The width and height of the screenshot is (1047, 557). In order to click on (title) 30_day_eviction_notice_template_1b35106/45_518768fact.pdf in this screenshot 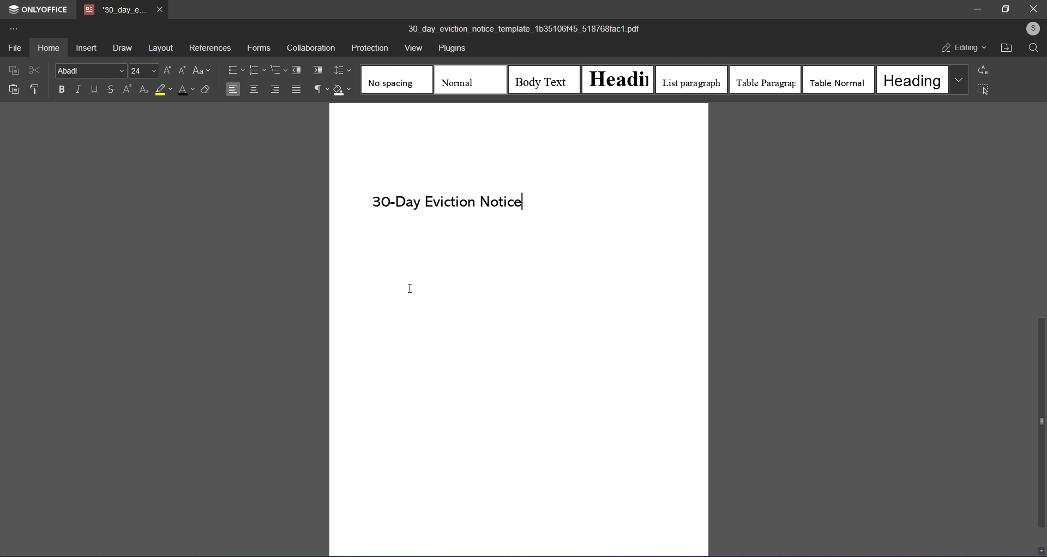, I will do `click(529, 29)`.